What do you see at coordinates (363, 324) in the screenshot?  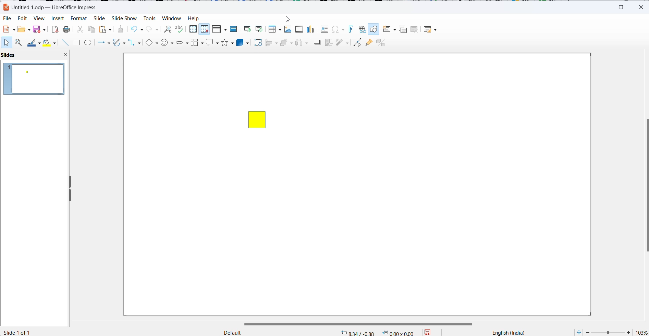 I see `scroll bar ` at bounding box center [363, 324].